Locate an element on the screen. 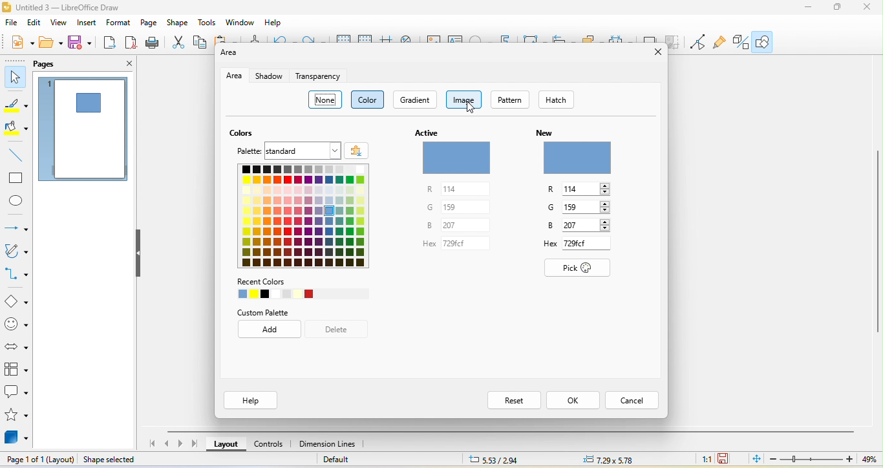 The height and width of the screenshot is (468, 883). show draw function is located at coordinates (766, 43).